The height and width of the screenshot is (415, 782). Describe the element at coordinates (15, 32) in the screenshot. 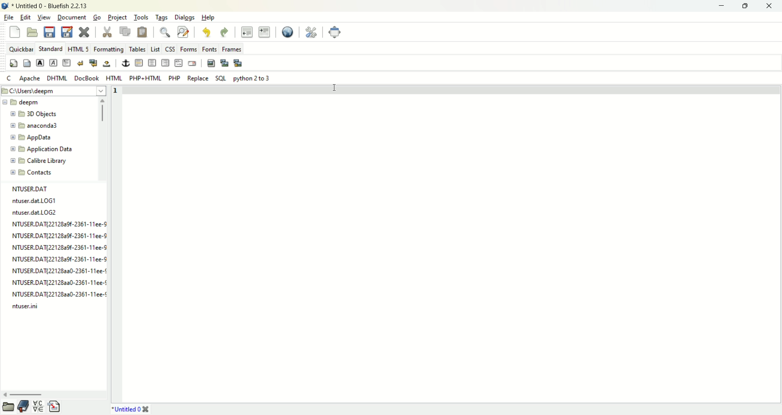

I see `new file` at that location.